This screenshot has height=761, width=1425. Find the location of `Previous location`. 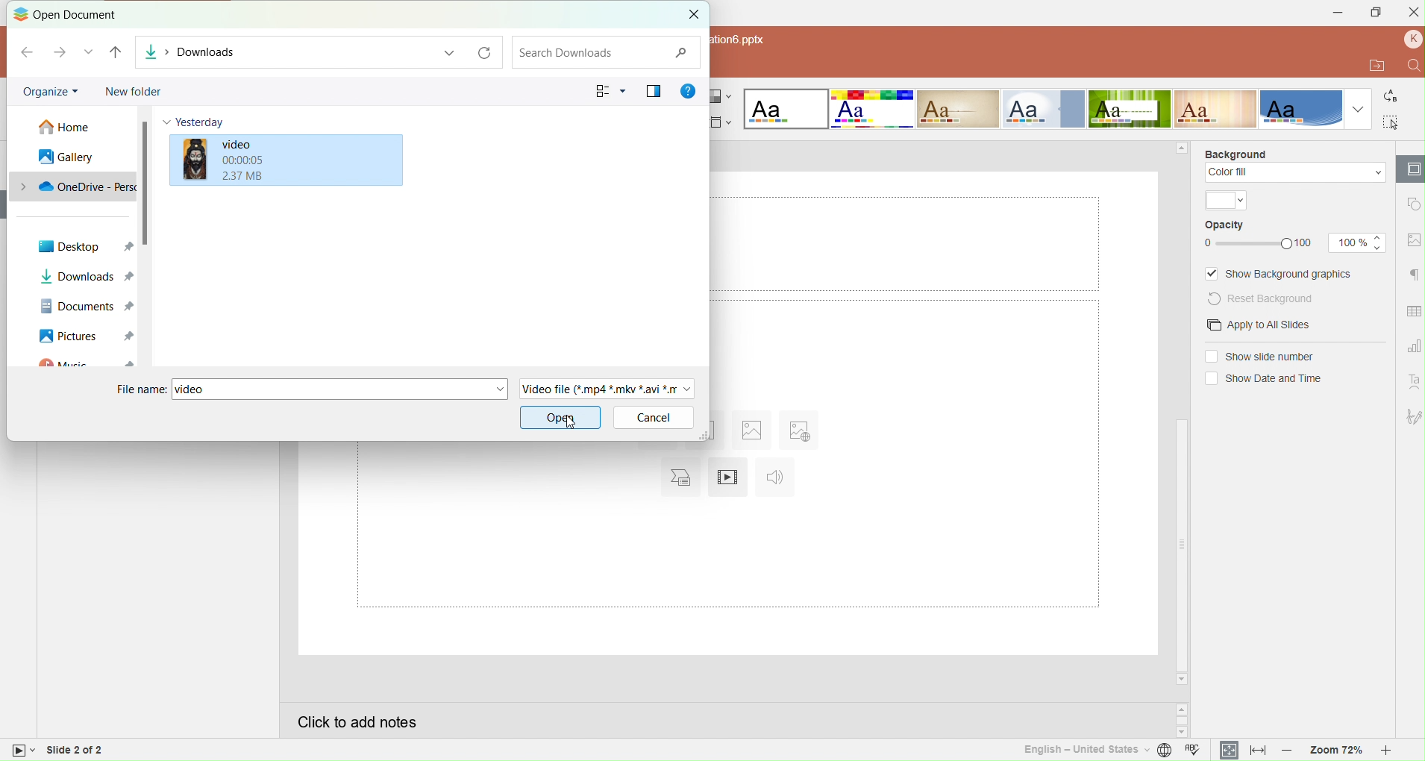

Previous location is located at coordinates (443, 51).